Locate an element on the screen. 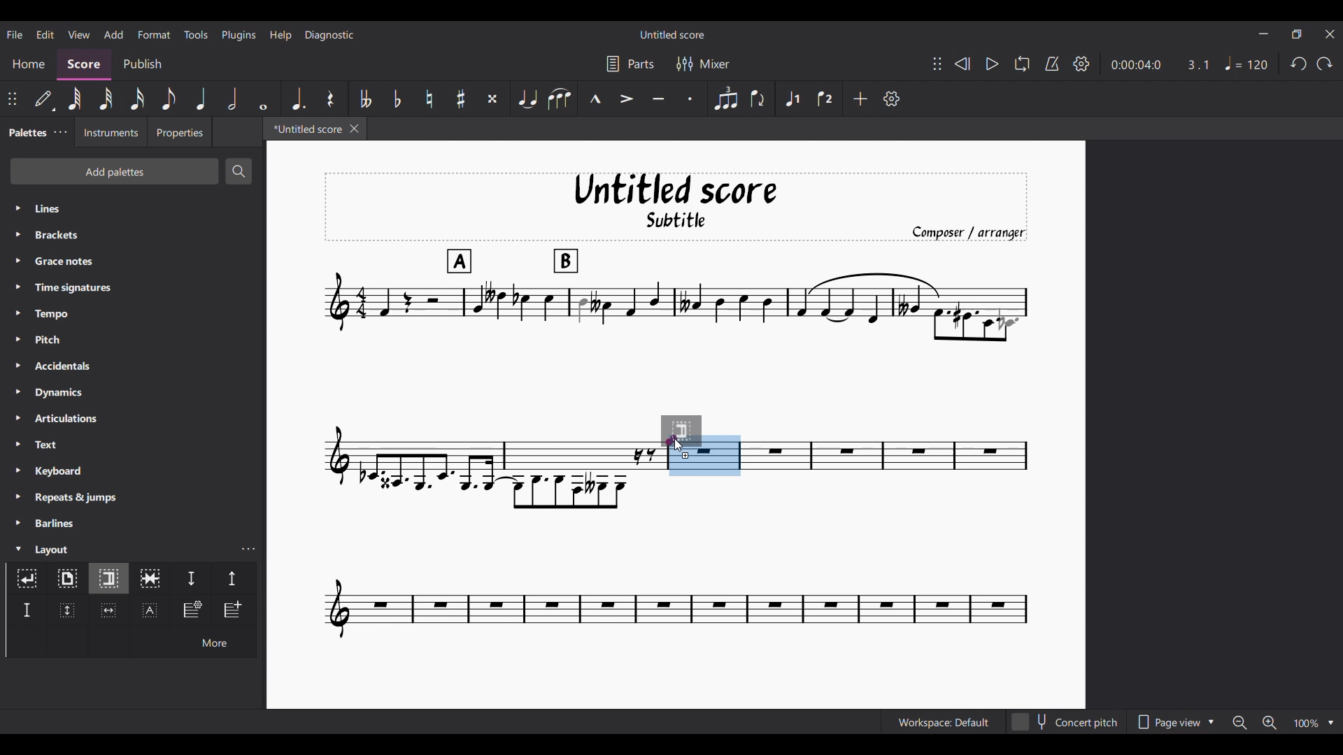  Tempo is located at coordinates (1246, 64).